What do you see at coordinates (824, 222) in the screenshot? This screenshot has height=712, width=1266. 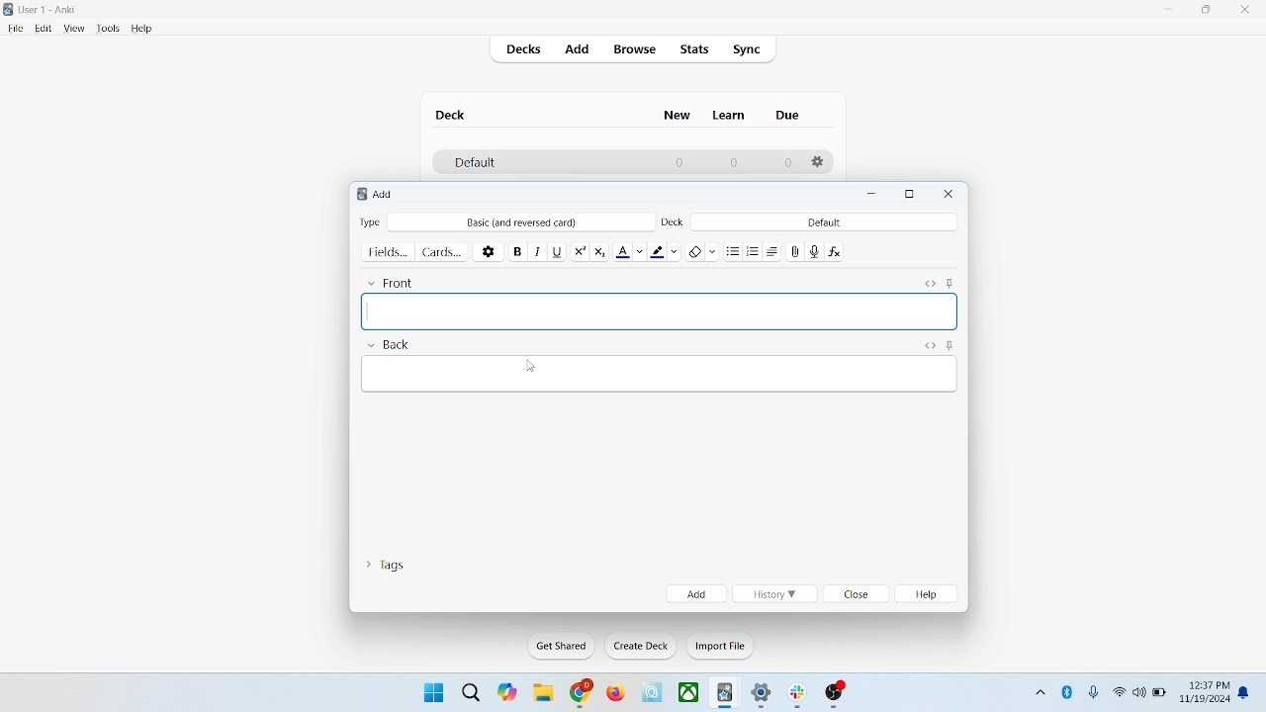 I see `default` at bounding box center [824, 222].